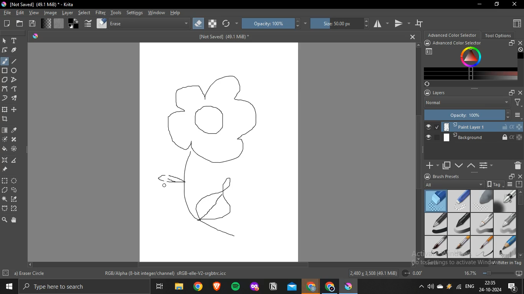 This screenshot has height=294, width=524. What do you see at coordinates (521, 255) in the screenshot?
I see `Down` at bounding box center [521, 255].